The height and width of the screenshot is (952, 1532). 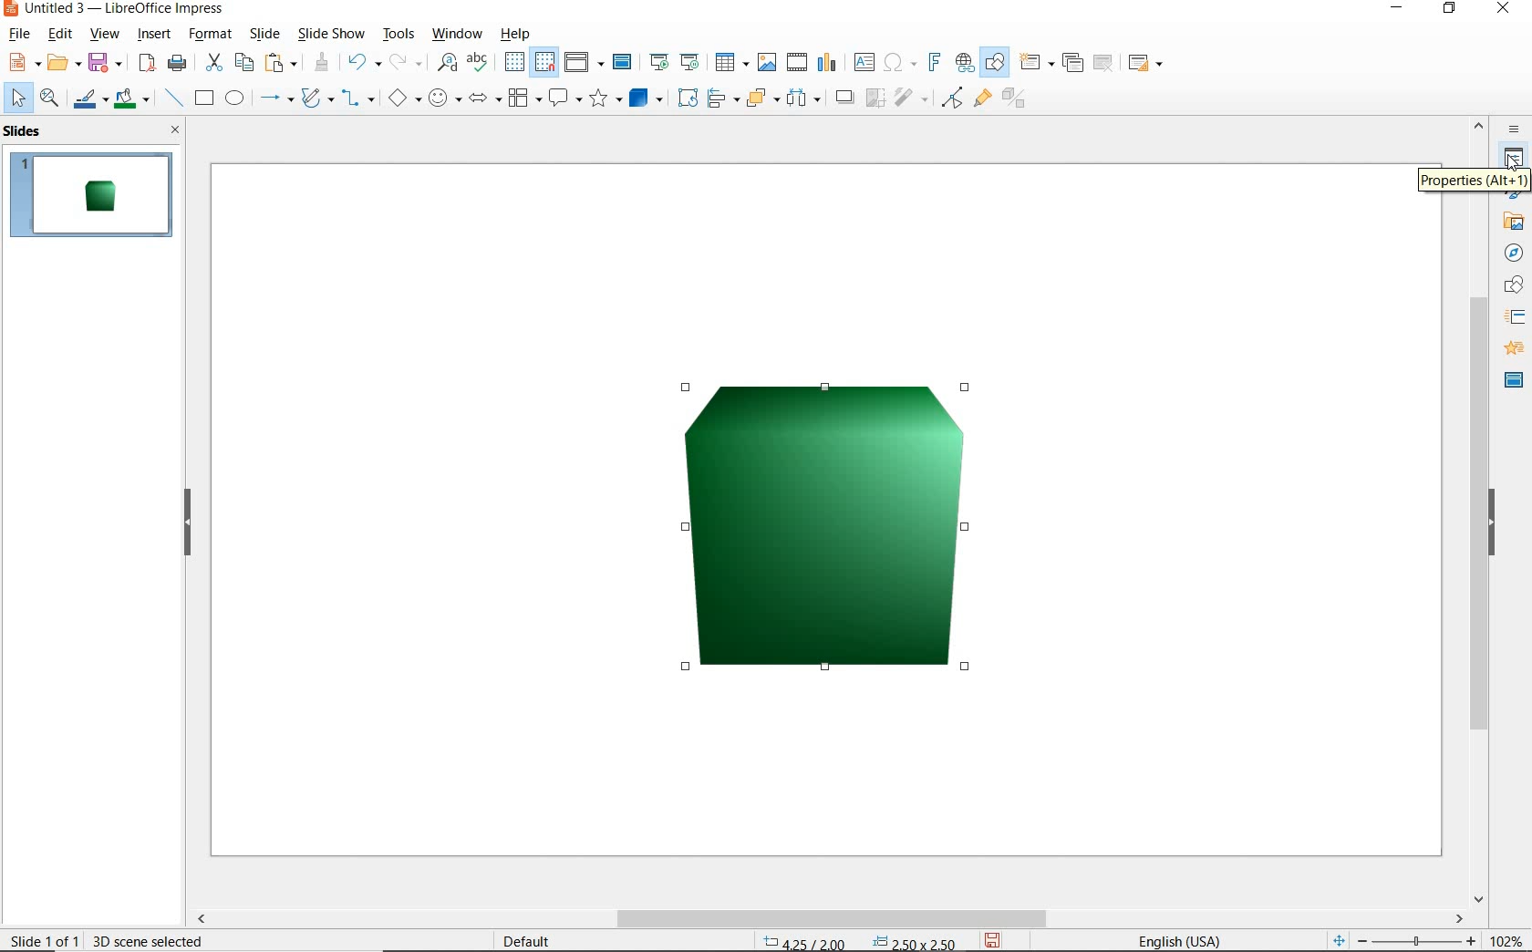 What do you see at coordinates (826, 920) in the screenshot?
I see `SCROLLBAR` at bounding box center [826, 920].